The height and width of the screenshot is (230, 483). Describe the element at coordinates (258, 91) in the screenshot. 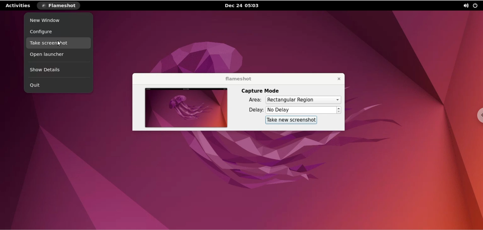

I see `capture mode ` at that location.